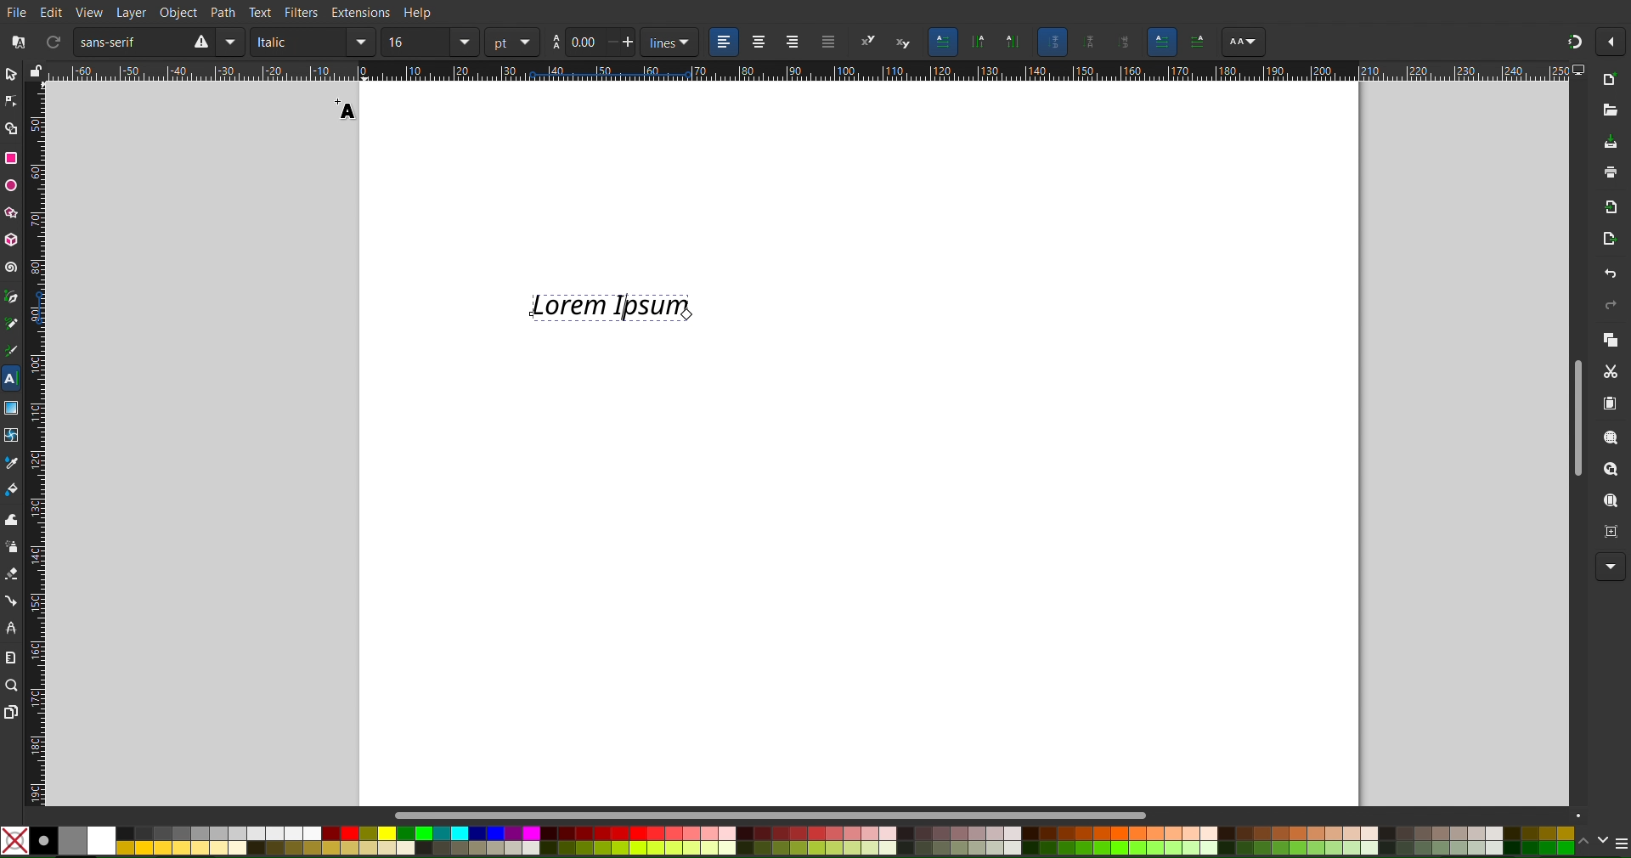 This screenshot has width=1631, height=858. I want to click on Undo, so click(1607, 274).